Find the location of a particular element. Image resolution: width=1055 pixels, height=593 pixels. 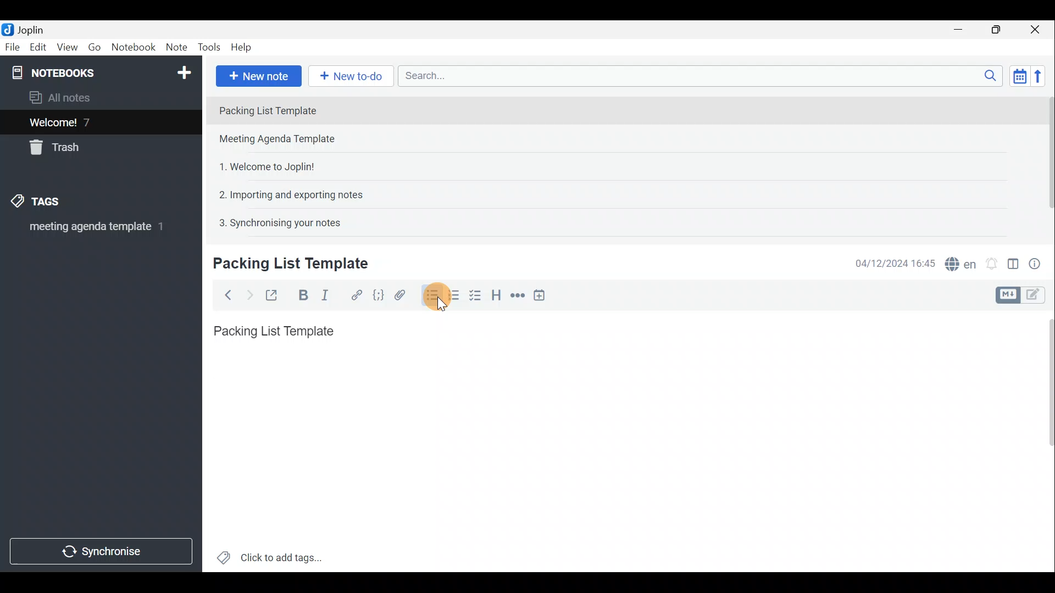

Notebook is located at coordinates (99, 71).